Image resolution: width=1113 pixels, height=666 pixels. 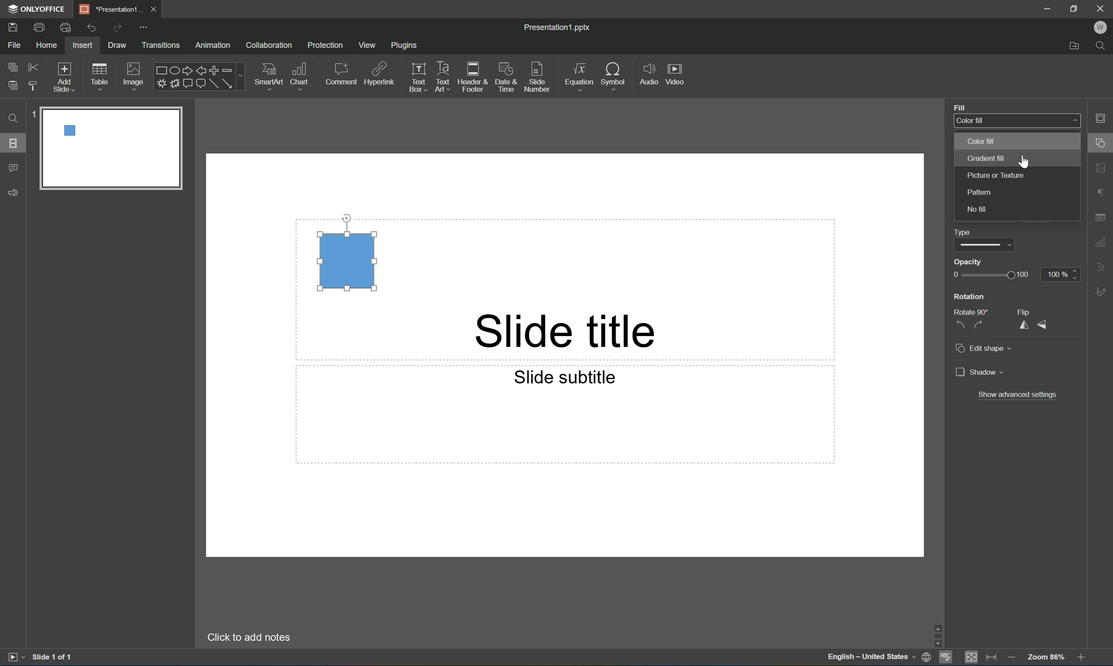 What do you see at coordinates (1100, 27) in the screenshot?
I see `W` at bounding box center [1100, 27].